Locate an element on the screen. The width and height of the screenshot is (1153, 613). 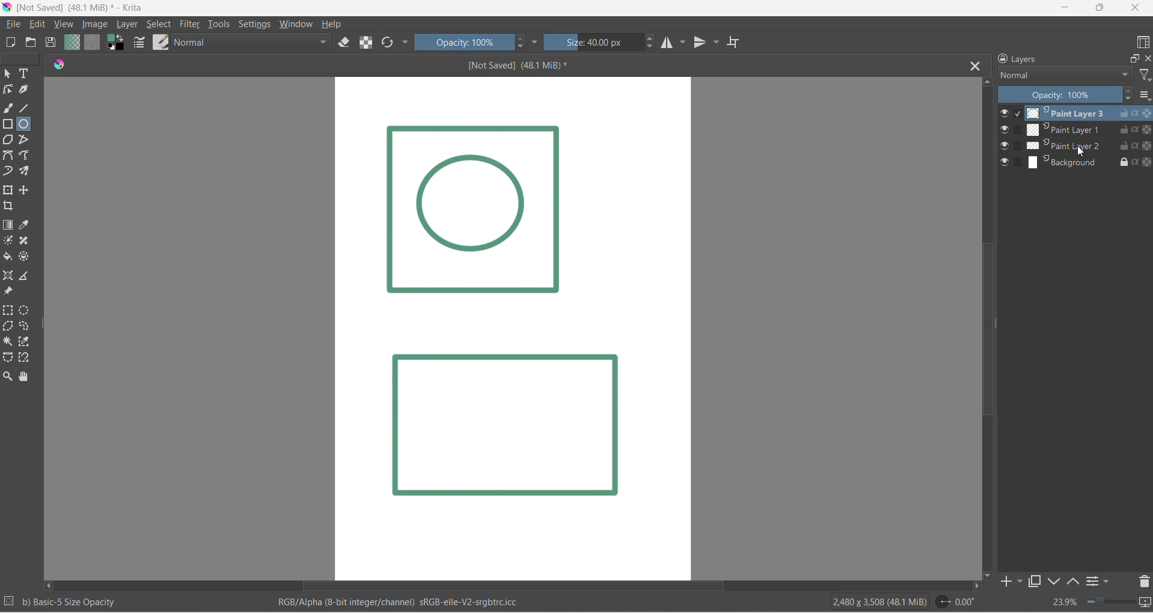
opacity is located at coordinates (461, 43).